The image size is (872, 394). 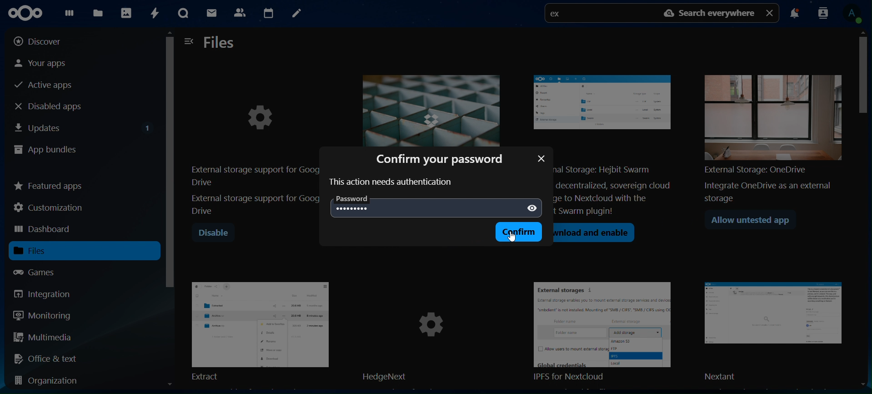 What do you see at coordinates (514, 238) in the screenshot?
I see `cursor` at bounding box center [514, 238].